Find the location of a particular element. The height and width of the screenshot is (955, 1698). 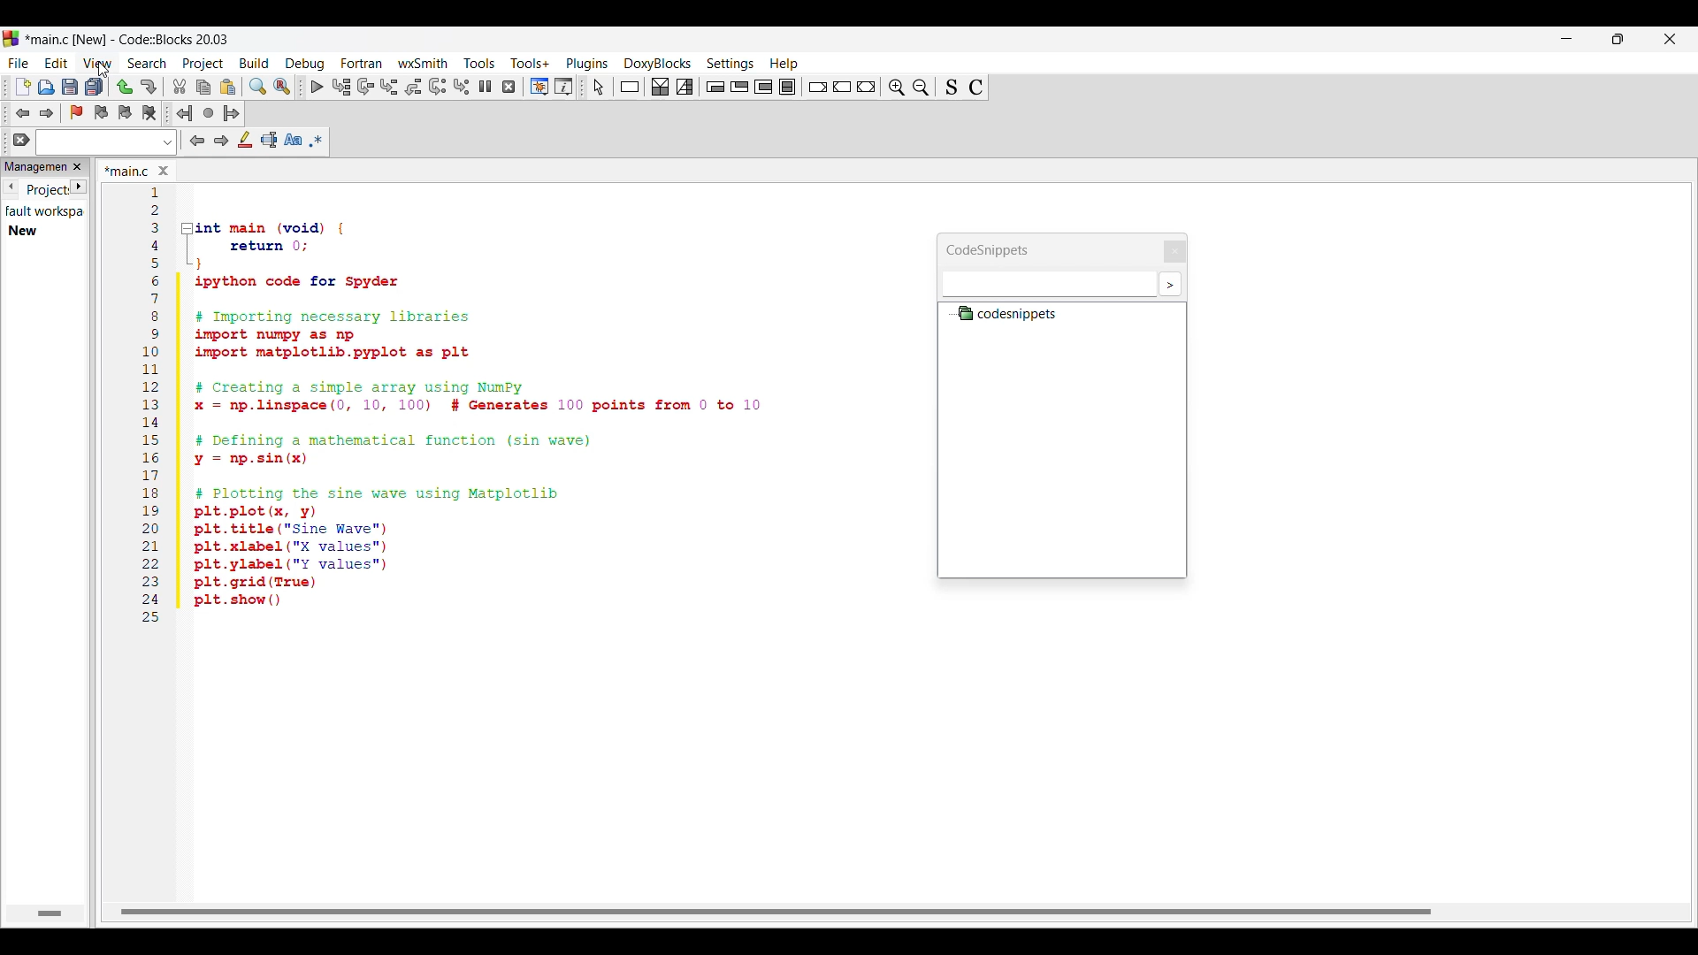

Close panel is located at coordinates (77, 167).